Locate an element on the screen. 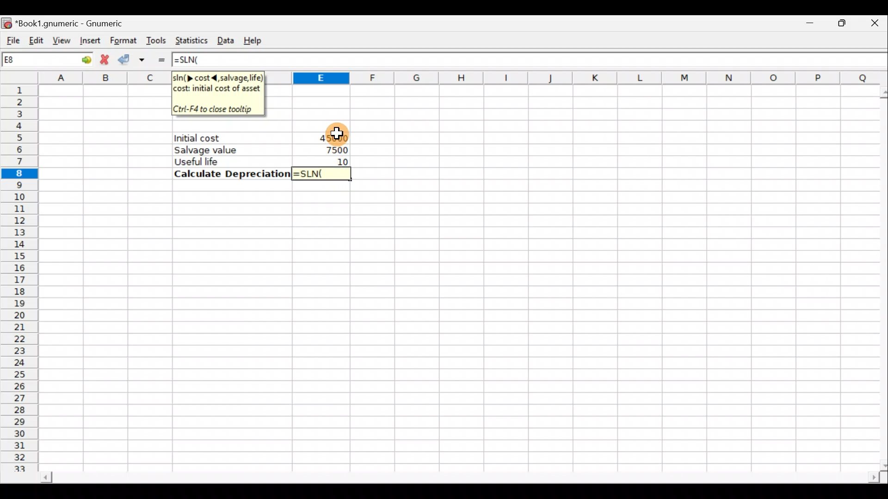  *Book1.gnumeric - Gnumeric is located at coordinates (81, 23).